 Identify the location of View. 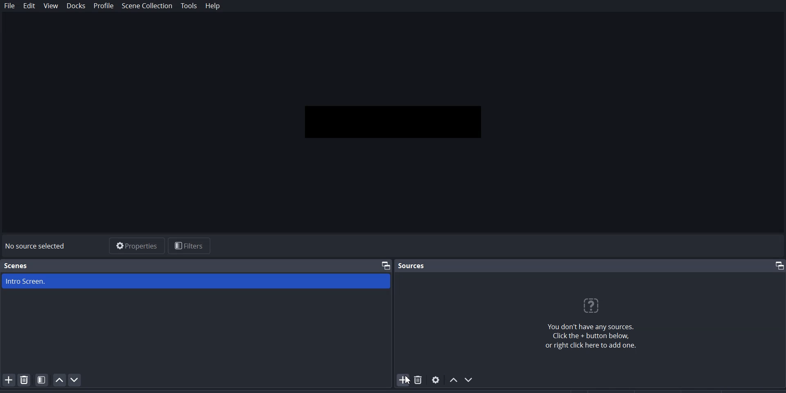
(51, 6).